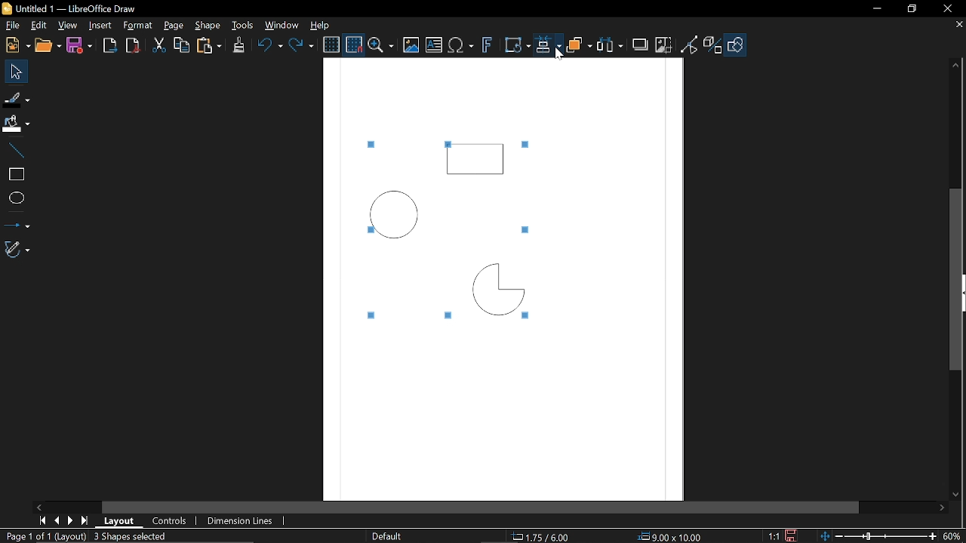 The width and height of the screenshot is (966, 543). I want to click on FiIl color, so click(17, 121).